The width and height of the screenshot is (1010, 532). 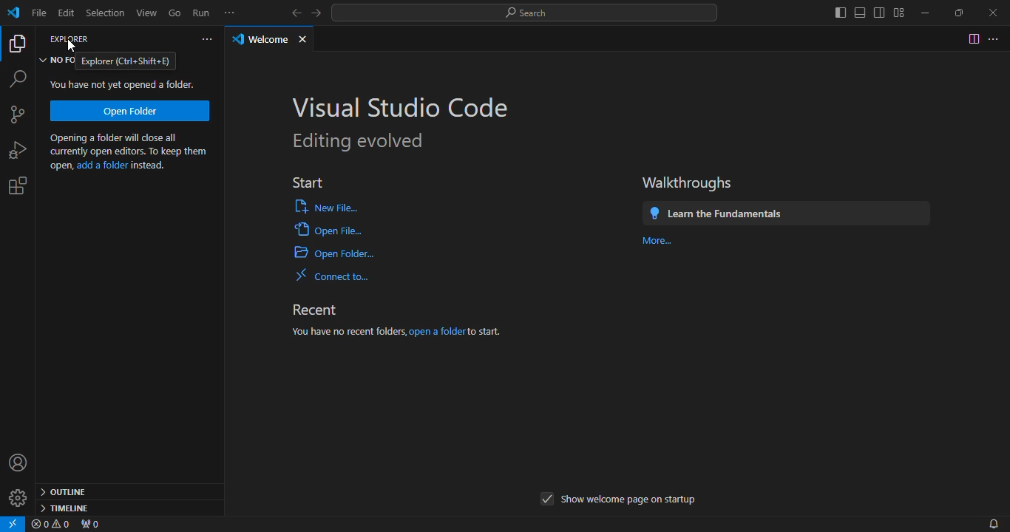 What do you see at coordinates (17, 188) in the screenshot?
I see `settings` at bounding box center [17, 188].